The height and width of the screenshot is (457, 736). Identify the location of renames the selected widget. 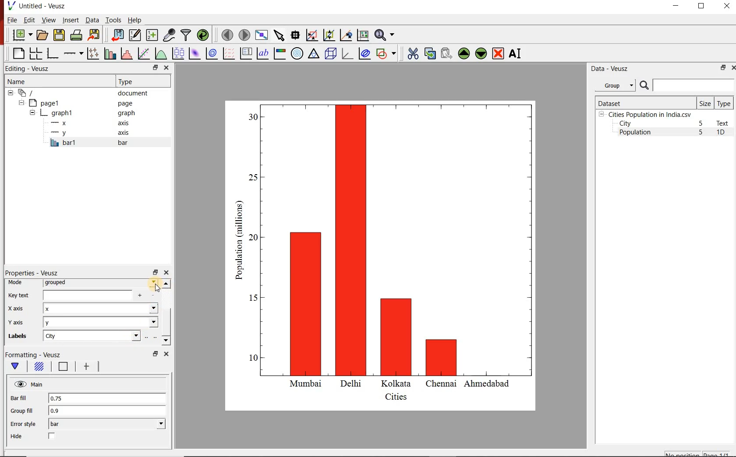
(516, 53).